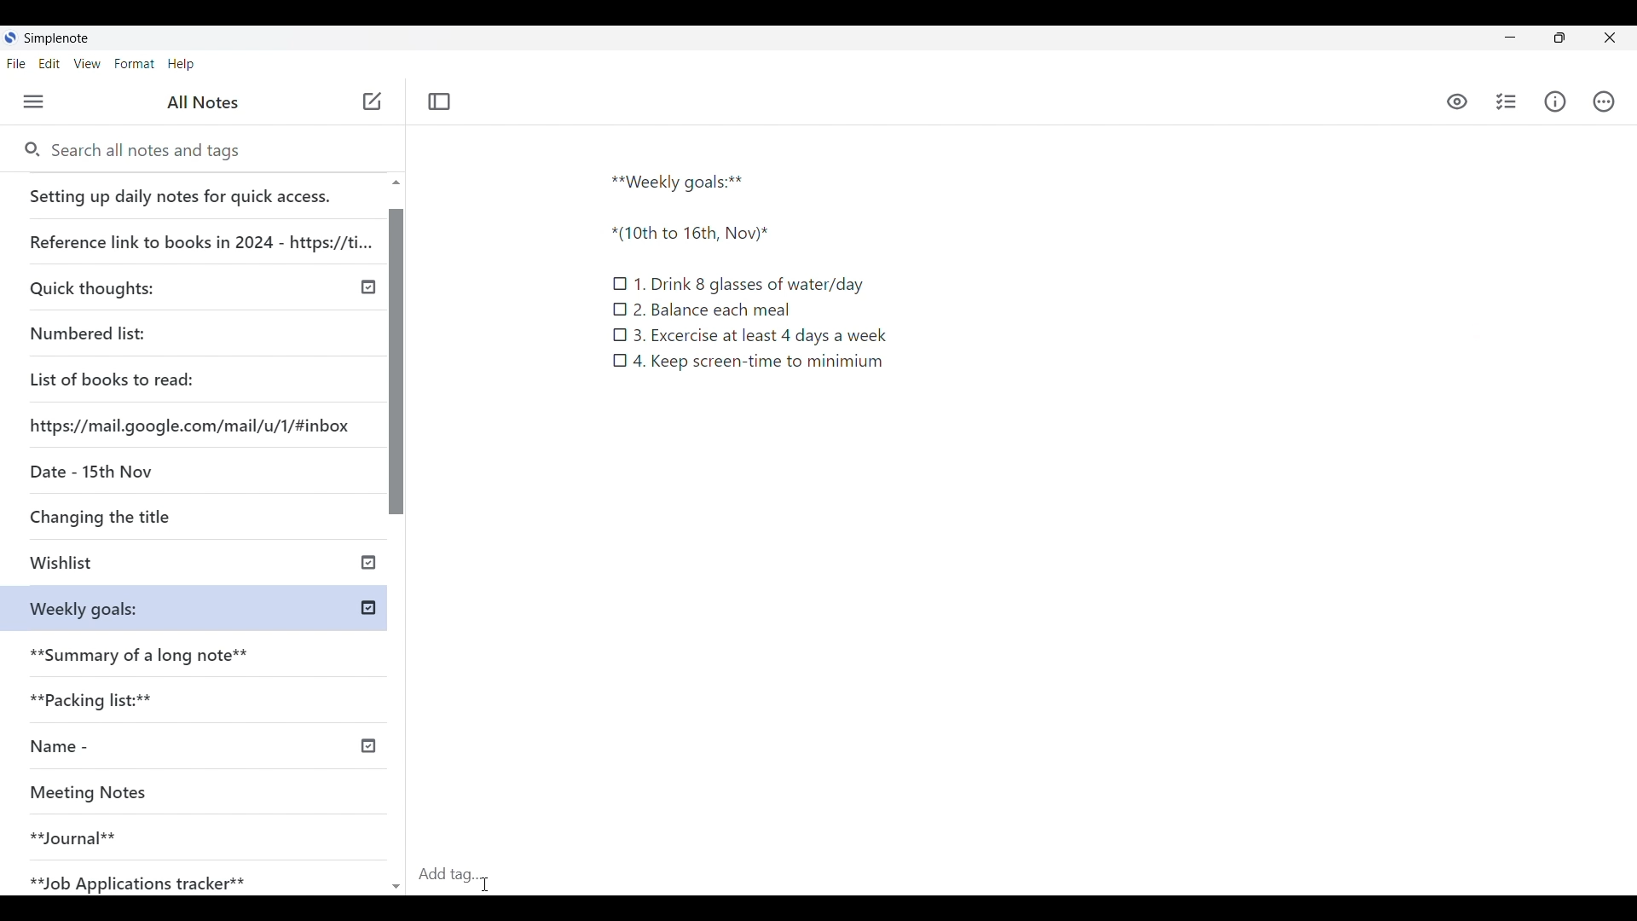  I want to click on Summary, so click(204, 650).